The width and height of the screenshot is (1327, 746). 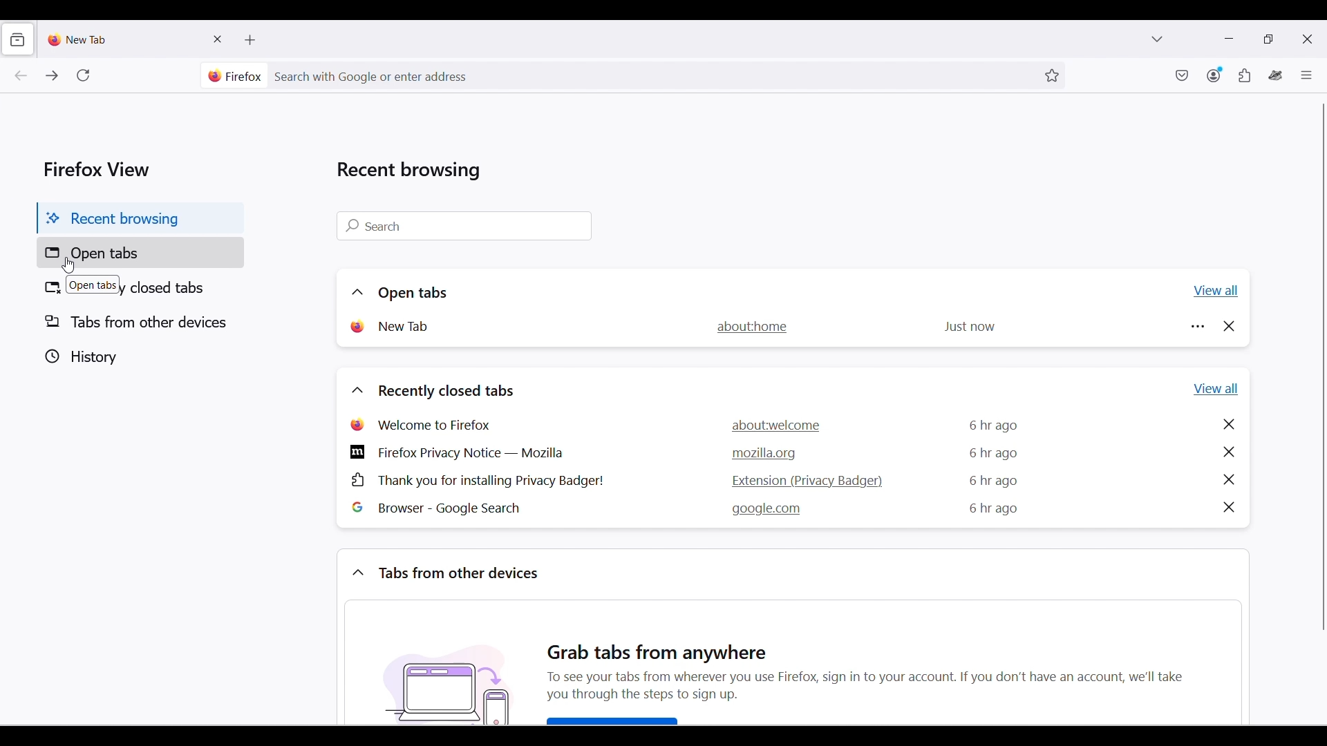 I want to click on Bookmark this page, so click(x=1053, y=76).